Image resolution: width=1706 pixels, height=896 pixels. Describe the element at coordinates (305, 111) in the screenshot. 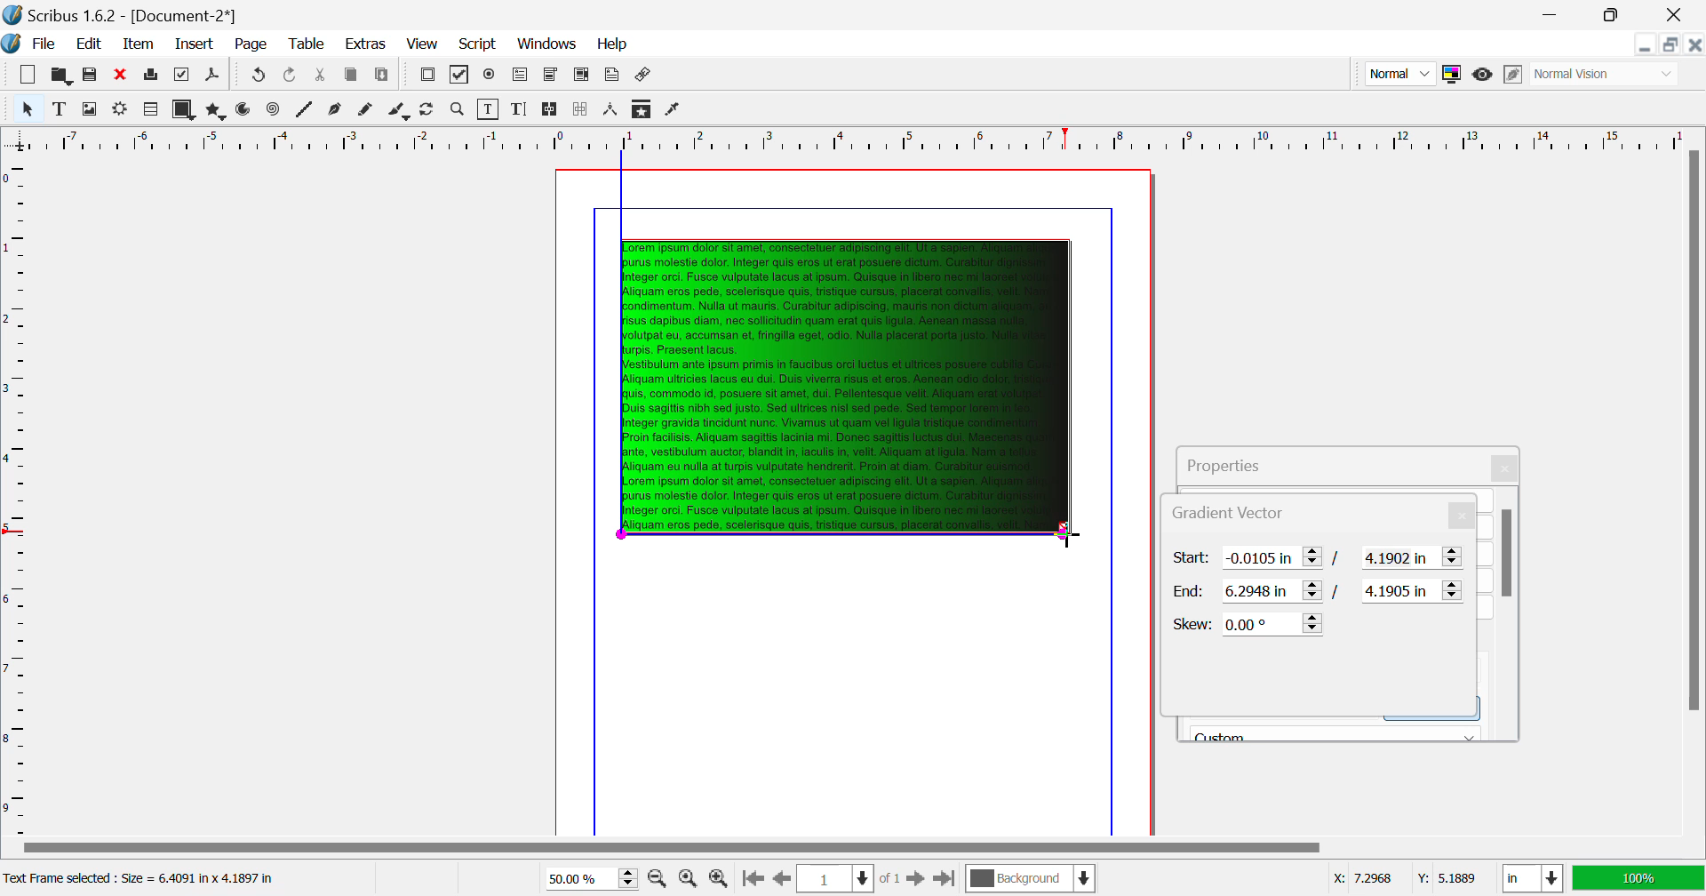

I see `Line` at that location.